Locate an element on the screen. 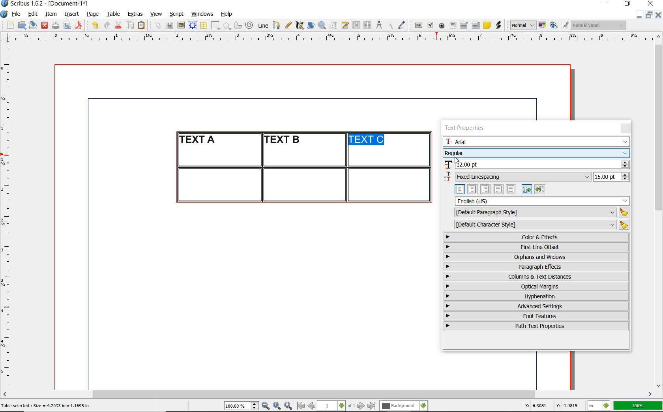 This screenshot has height=412, width=663. paste is located at coordinates (143, 26).